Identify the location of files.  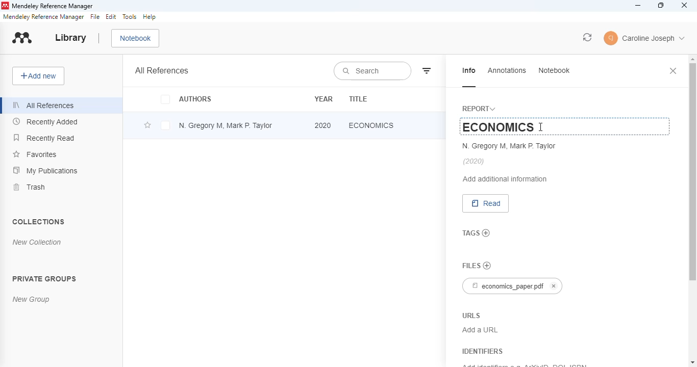
(470, 266).